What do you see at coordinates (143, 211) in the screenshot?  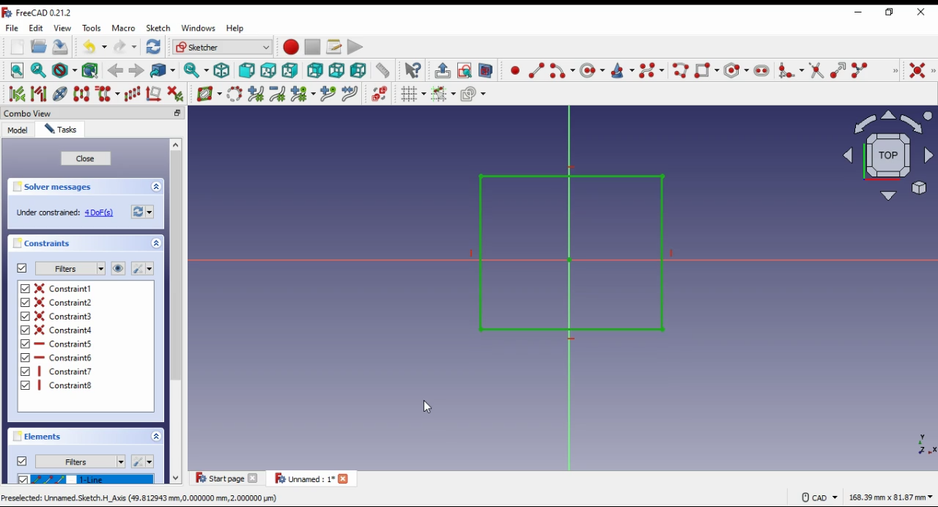 I see `refresh` at bounding box center [143, 211].